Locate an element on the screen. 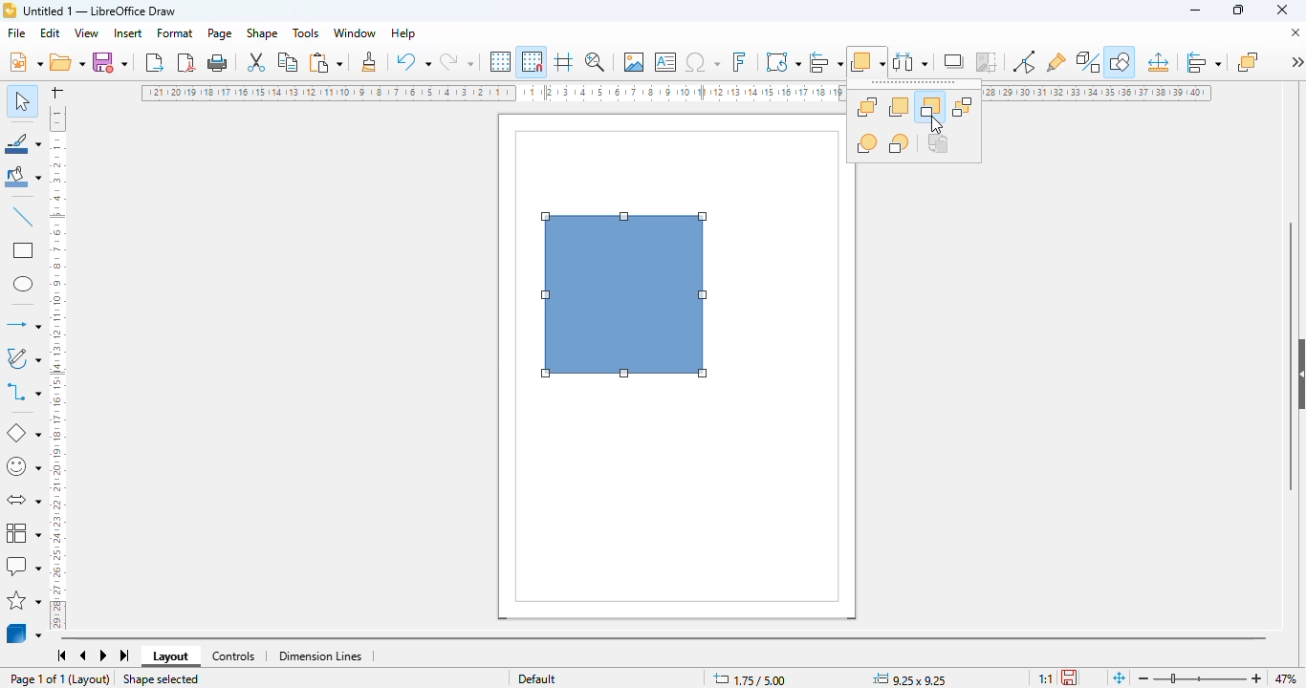 The height and width of the screenshot is (688, 1306). cut is located at coordinates (257, 62).